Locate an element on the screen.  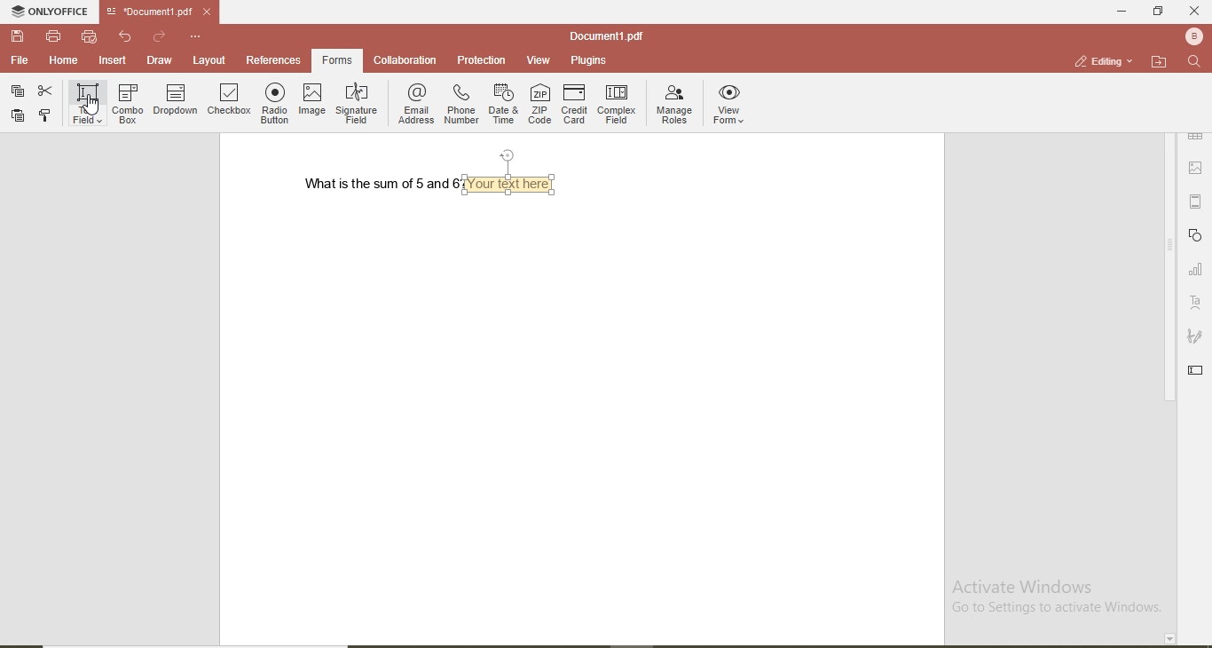
file name tab is located at coordinates (150, 10).